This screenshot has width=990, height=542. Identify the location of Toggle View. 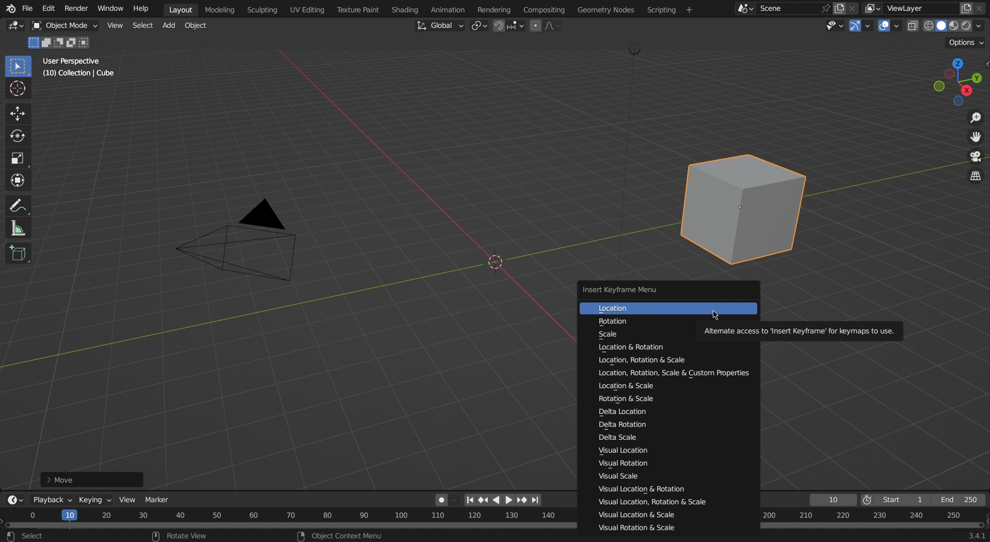
(974, 178).